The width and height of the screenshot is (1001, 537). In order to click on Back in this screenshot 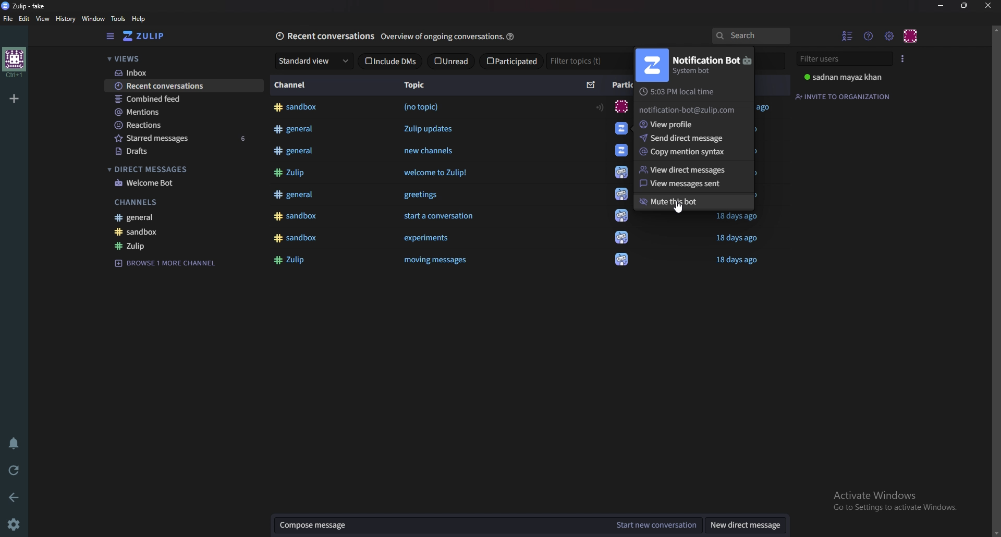, I will do `click(16, 497)`.